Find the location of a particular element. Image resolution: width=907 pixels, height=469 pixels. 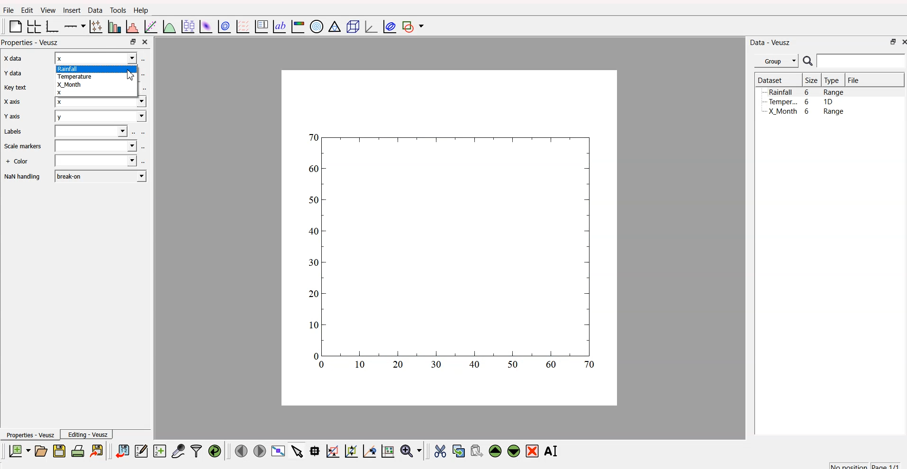

plot data is located at coordinates (223, 27).